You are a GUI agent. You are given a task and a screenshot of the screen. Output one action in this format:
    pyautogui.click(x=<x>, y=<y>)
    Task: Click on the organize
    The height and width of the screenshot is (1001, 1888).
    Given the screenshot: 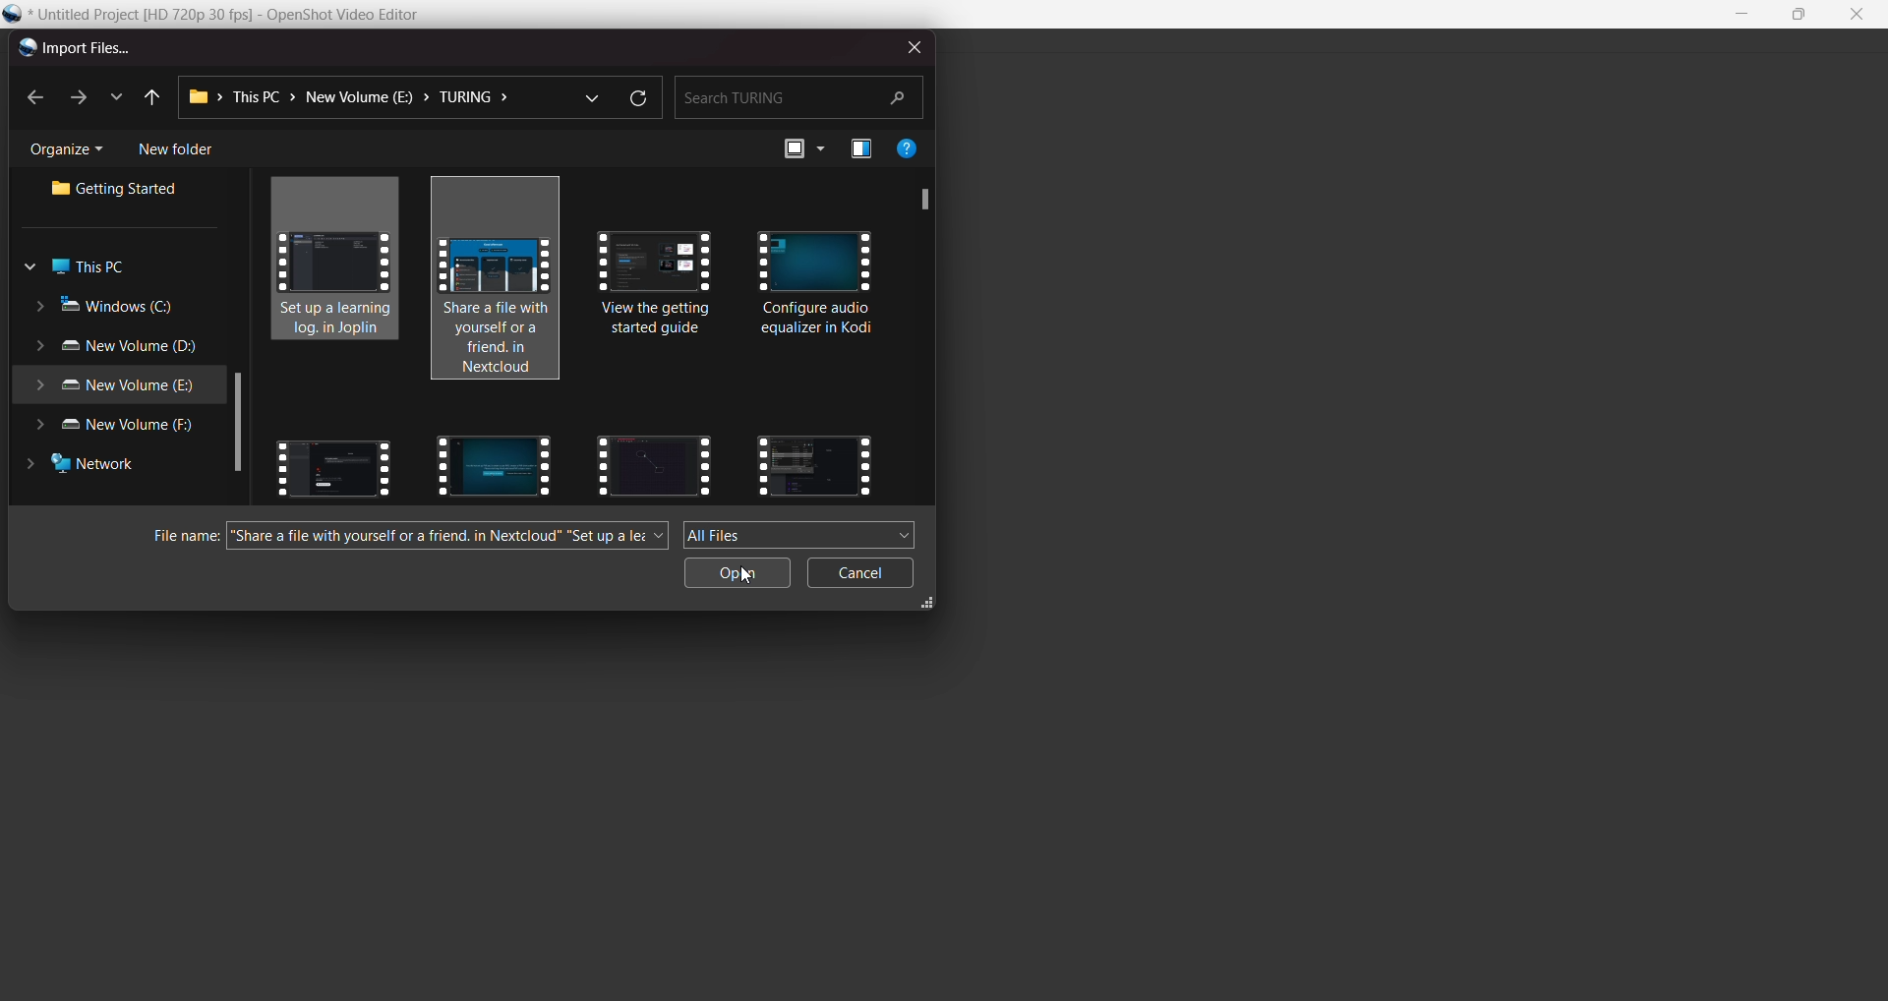 What is the action you would take?
    pyautogui.click(x=72, y=150)
    